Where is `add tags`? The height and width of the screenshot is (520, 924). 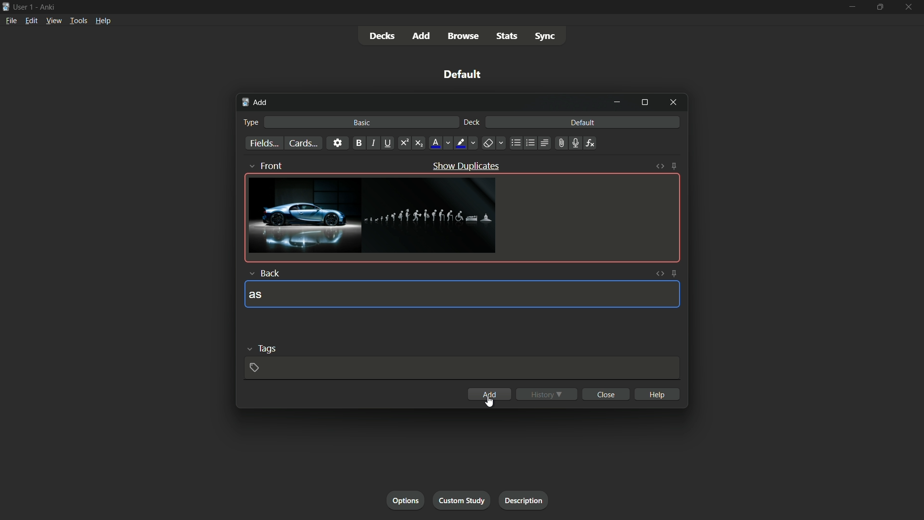 add tags is located at coordinates (256, 368).